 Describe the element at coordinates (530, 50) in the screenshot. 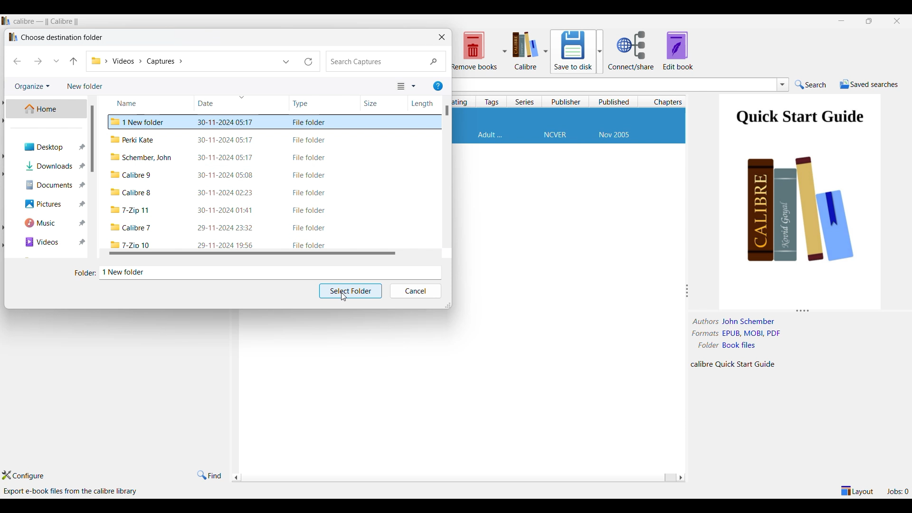

I see `Calibre options` at that location.